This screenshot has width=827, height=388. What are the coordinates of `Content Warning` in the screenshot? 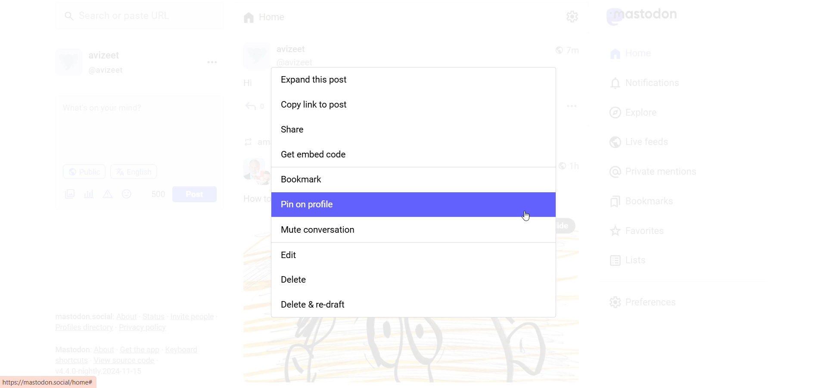 It's located at (108, 194).